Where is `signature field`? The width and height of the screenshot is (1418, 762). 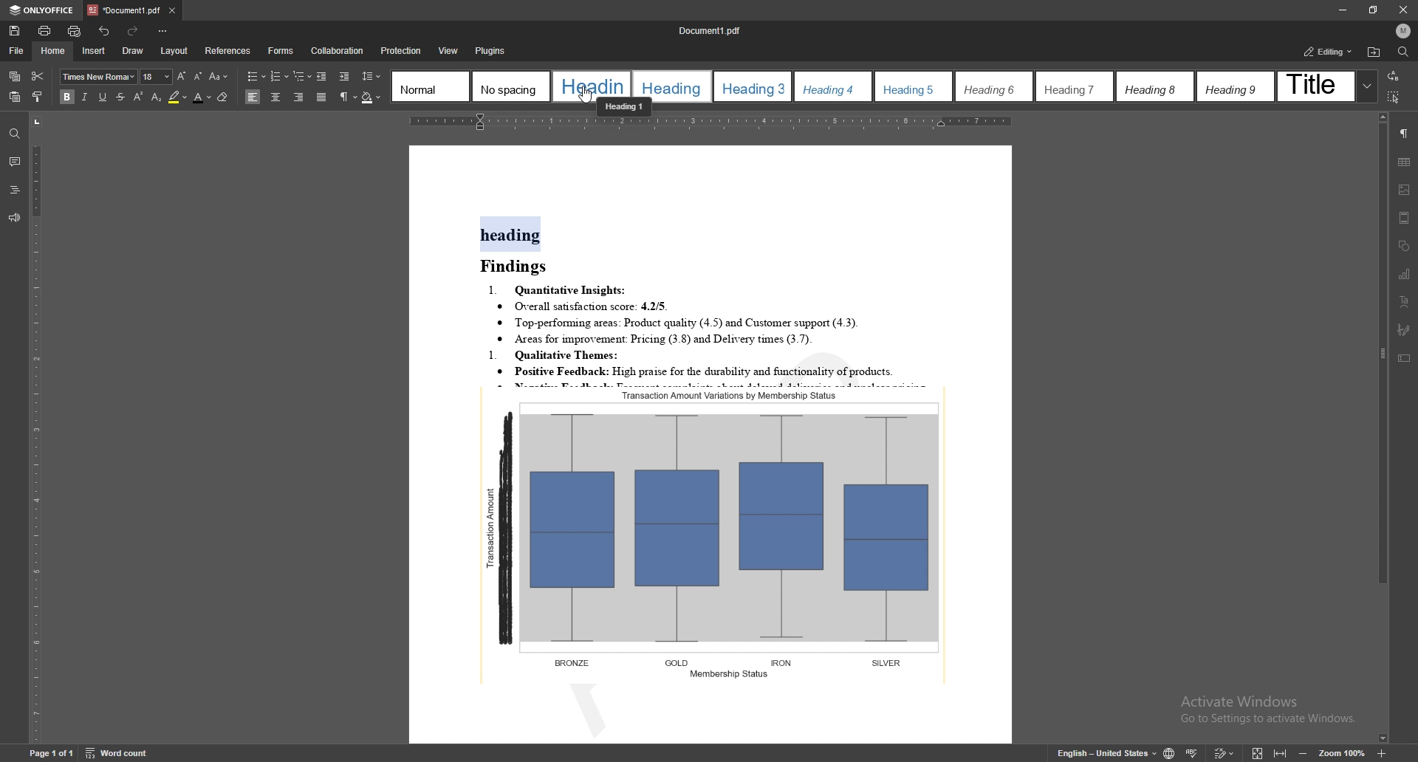 signature field is located at coordinates (1403, 331).